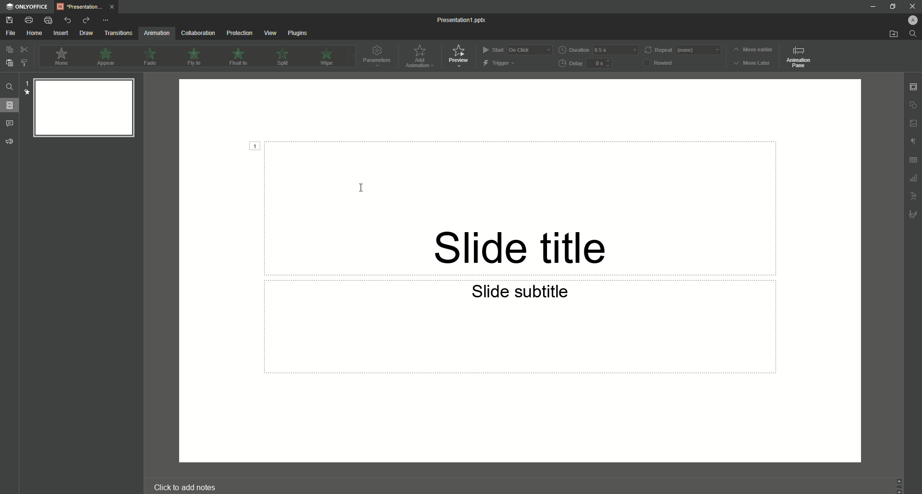 Image resolution: width=922 pixels, height=494 pixels. I want to click on Tab 1, so click(89, 8).